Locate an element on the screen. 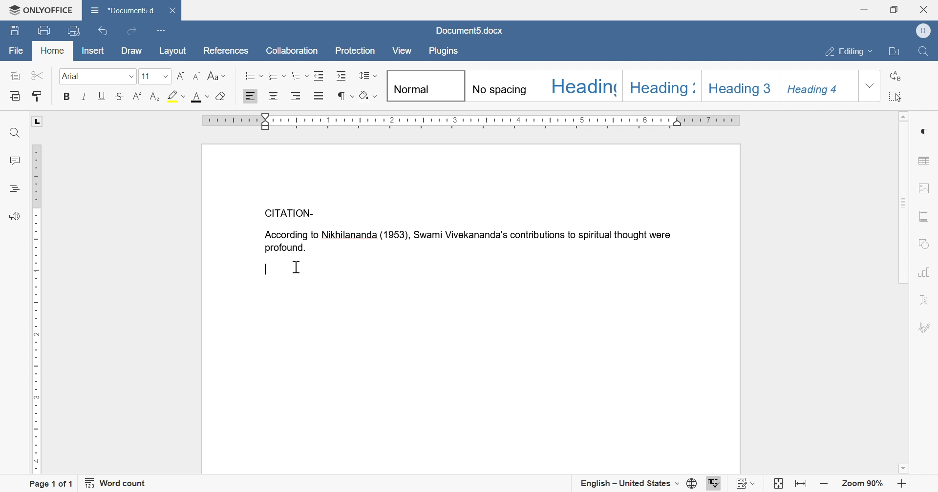 The height and width of the screenshot is (492, 938). close is located at coordinates (172, 11).